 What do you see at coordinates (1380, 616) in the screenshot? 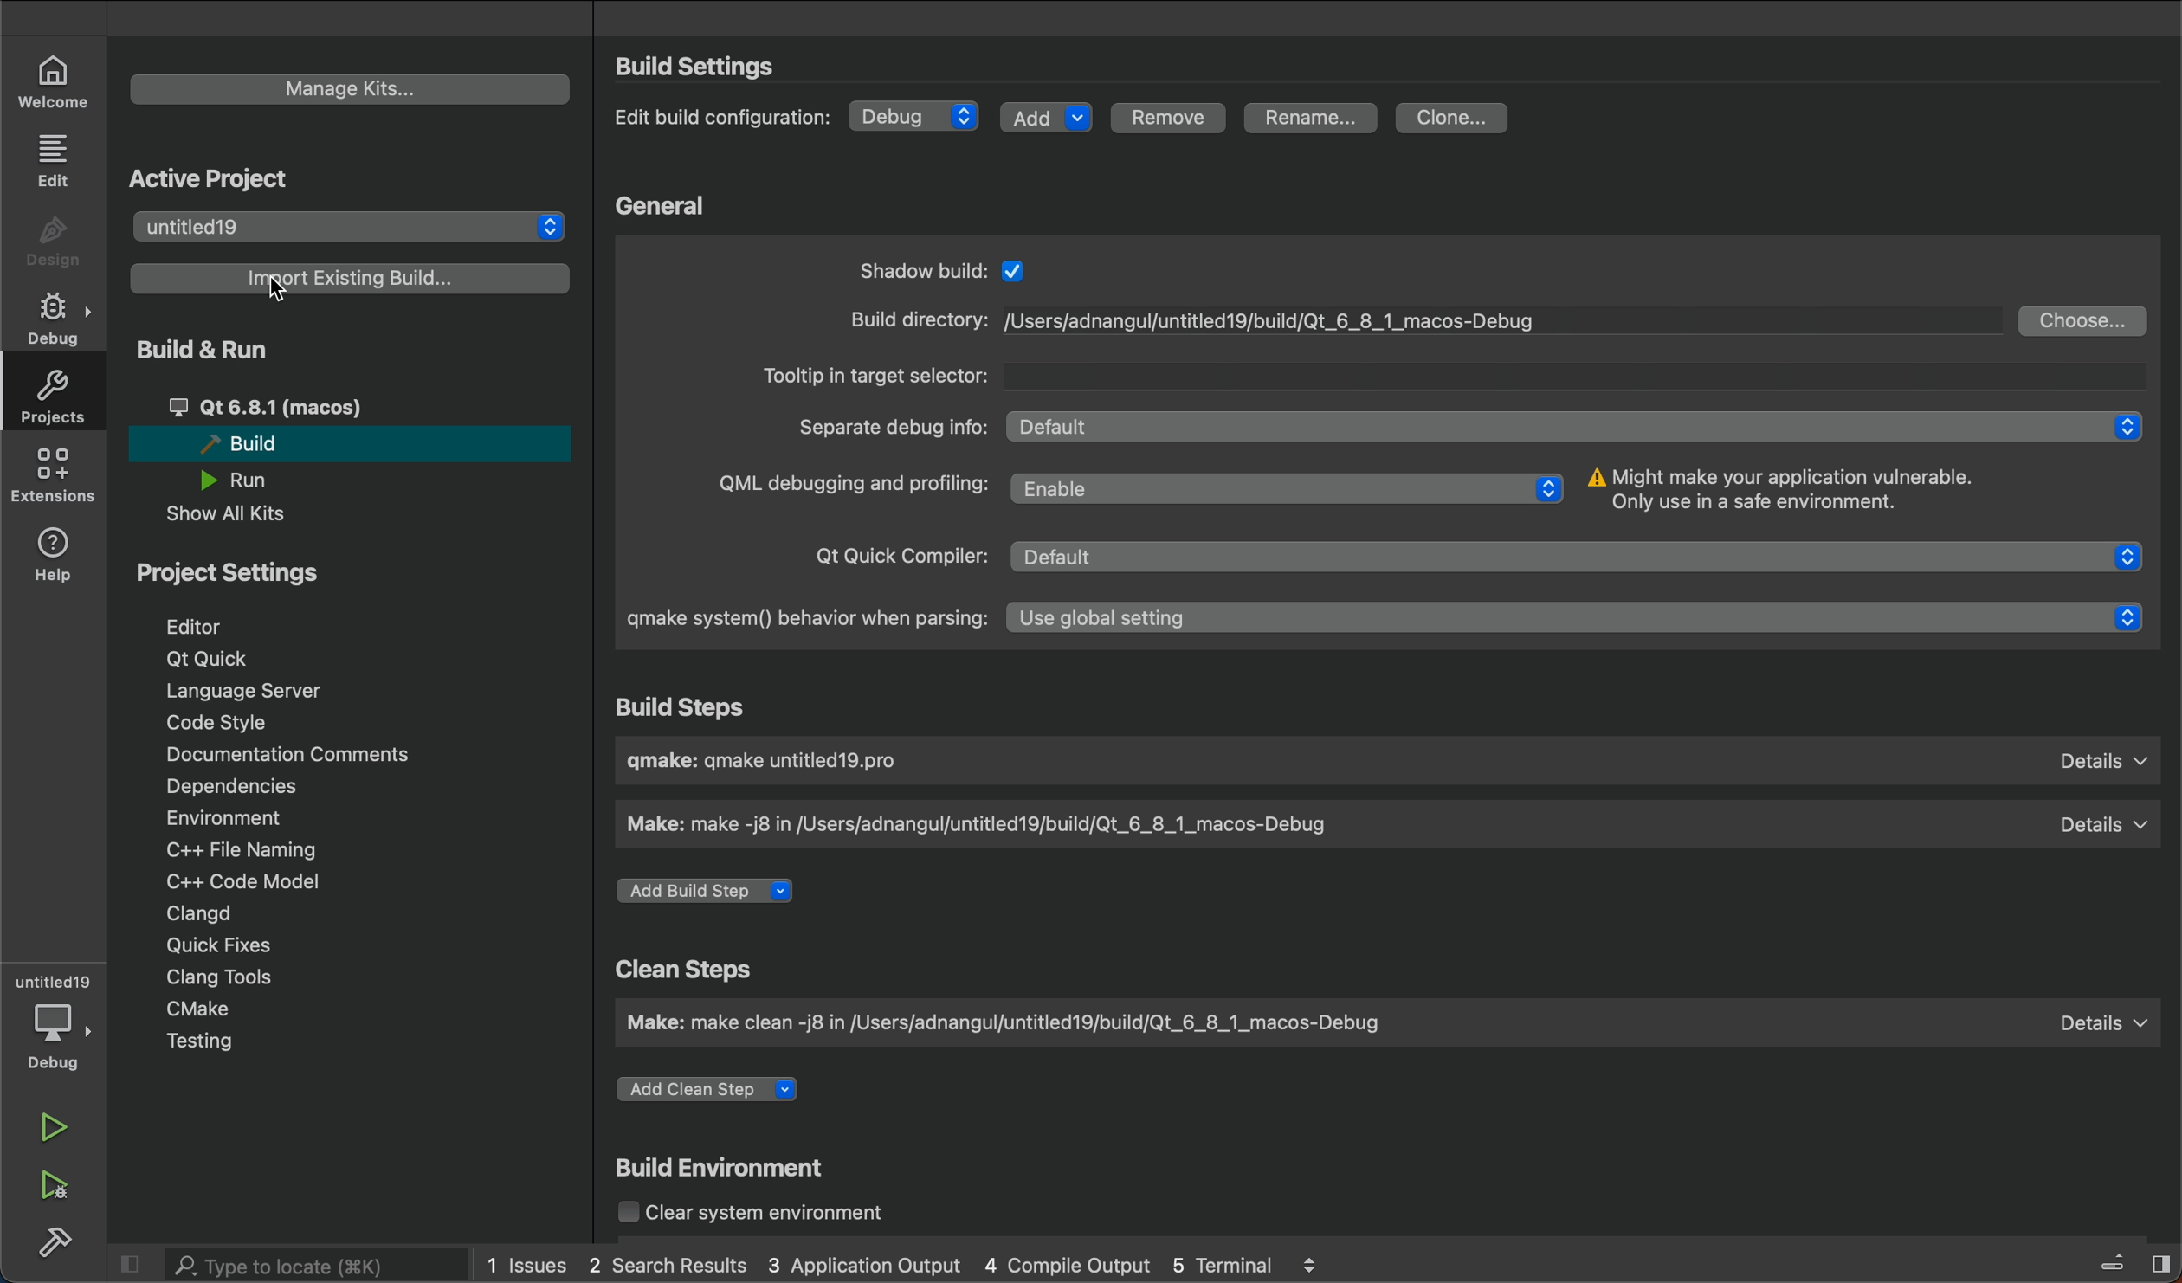
I see `qmake system` at bounding box center [1380, 616].